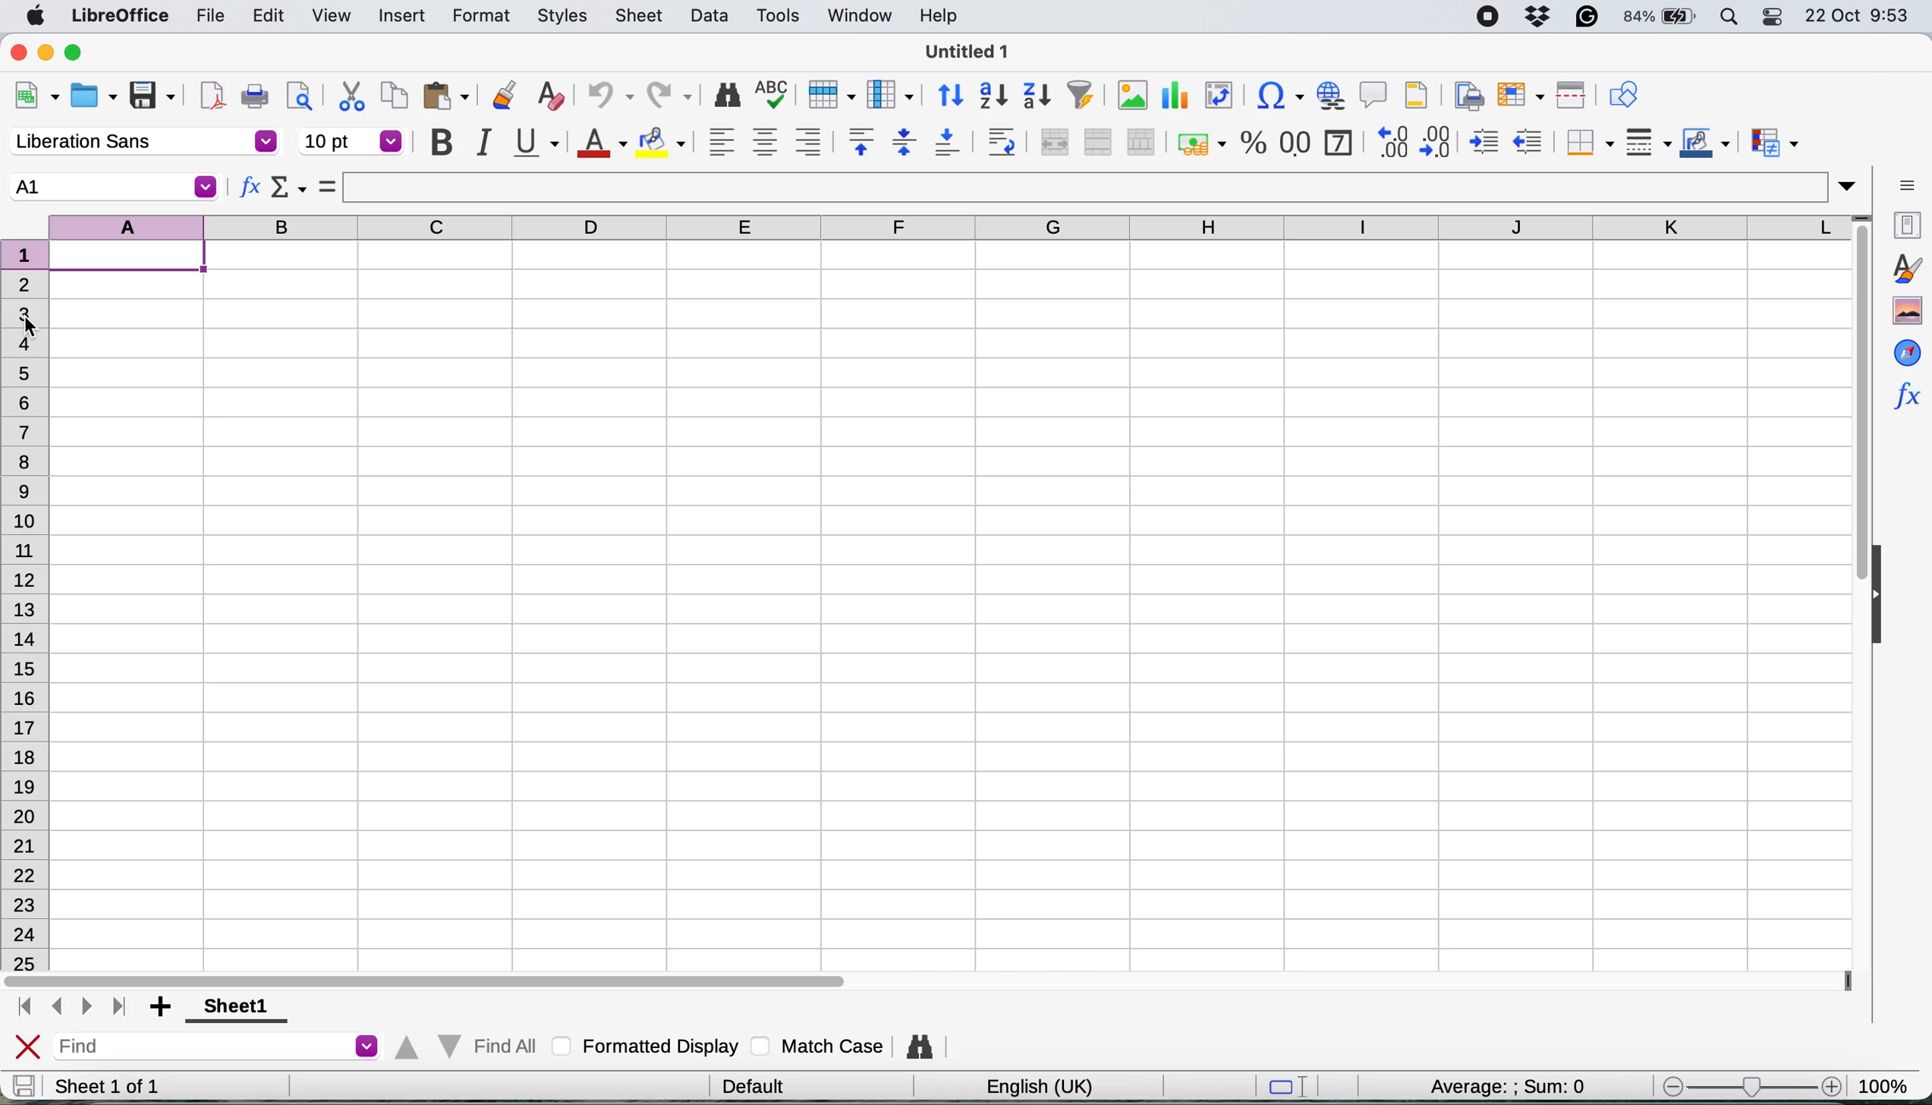 The width and height of the screenshot is (1932, 1105). Describe the element at coordinates (352, 141) in the screenshot. I see `font size` at that location.